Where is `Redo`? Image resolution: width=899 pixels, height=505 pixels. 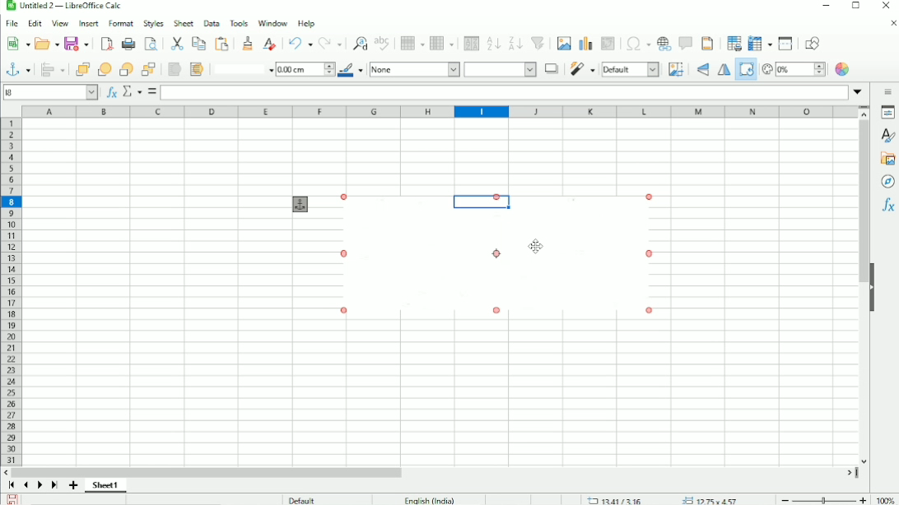 Redo is located at coordinates (330, 44).